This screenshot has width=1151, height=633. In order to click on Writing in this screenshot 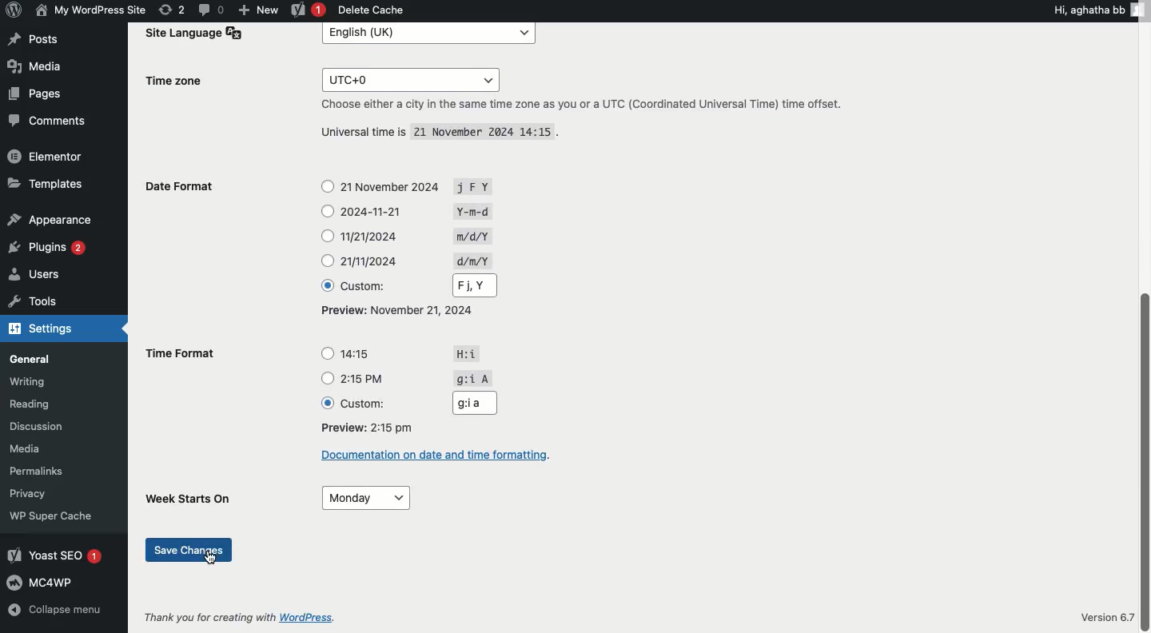, I will do `click(34, 382)`.